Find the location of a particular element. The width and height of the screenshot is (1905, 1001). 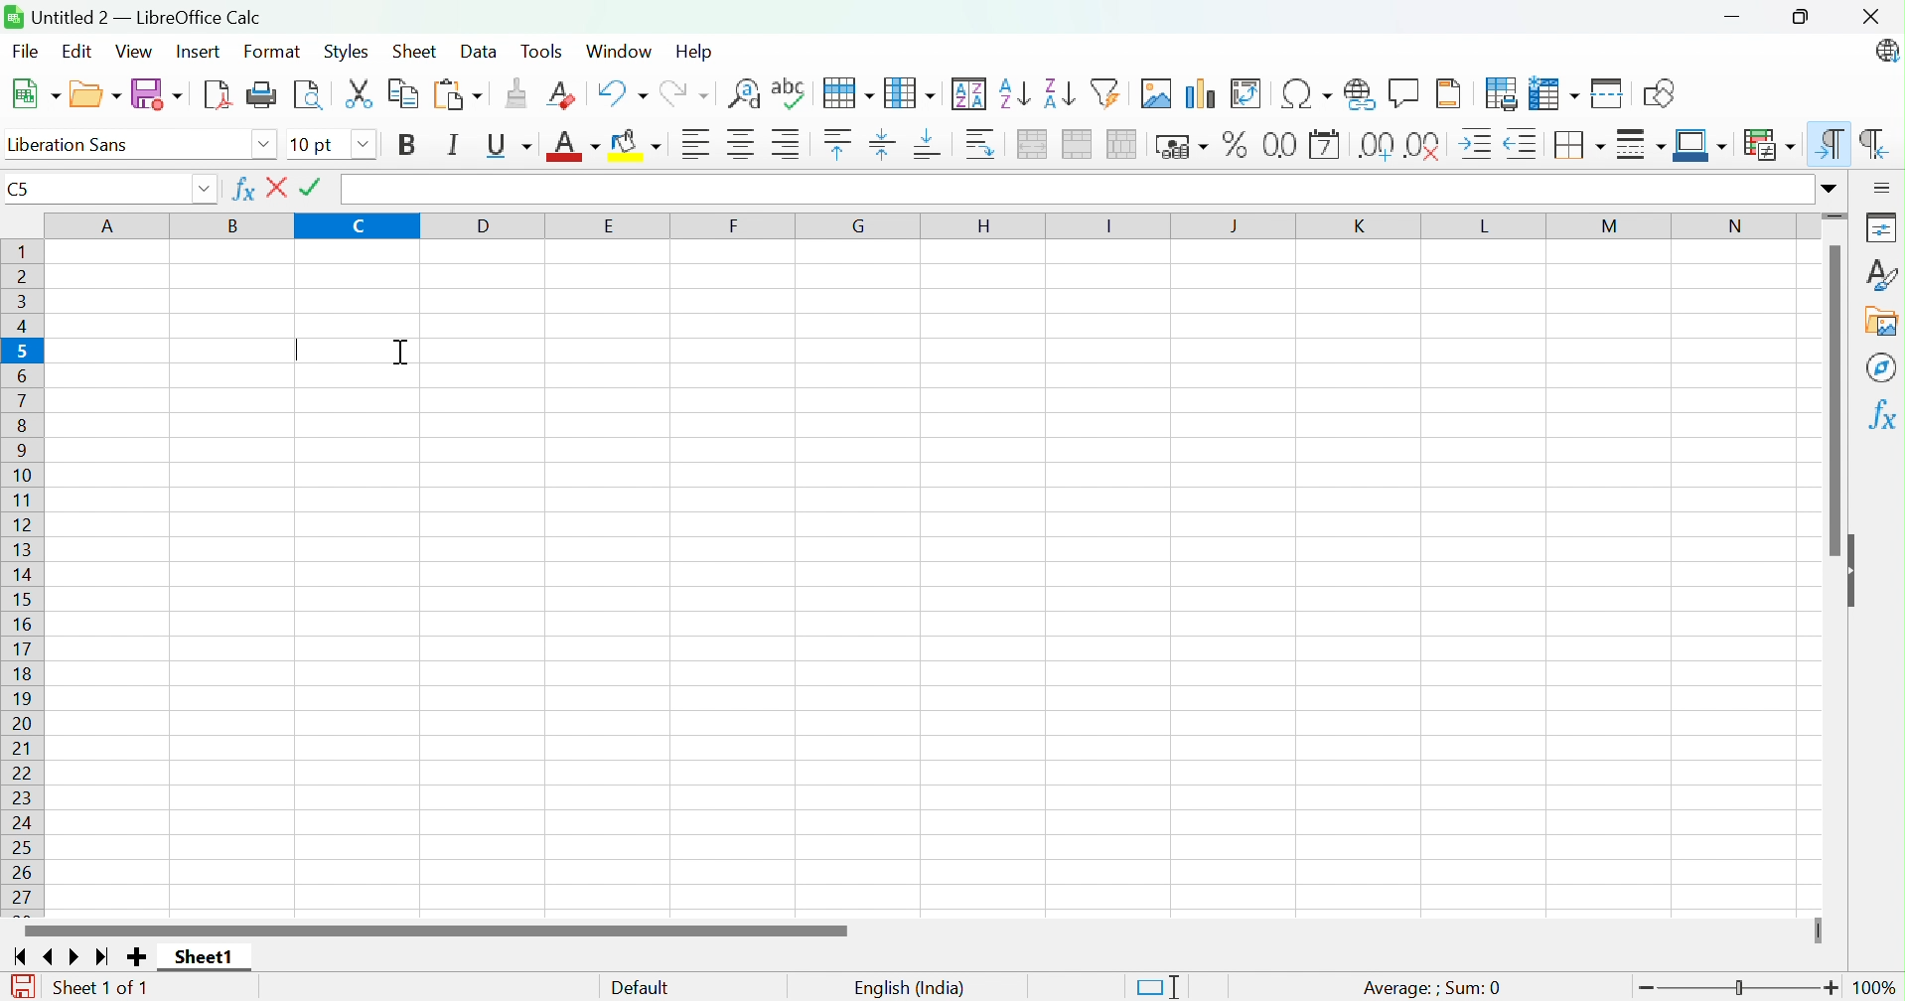

Untitled 2 - LibreOffice Calc is located at coordinates (133, 16).